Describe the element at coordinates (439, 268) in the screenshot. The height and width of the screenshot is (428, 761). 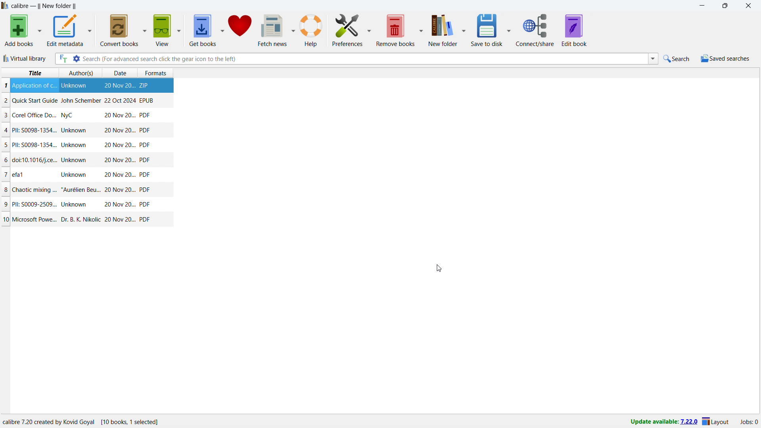
I see `cursor` at that location.